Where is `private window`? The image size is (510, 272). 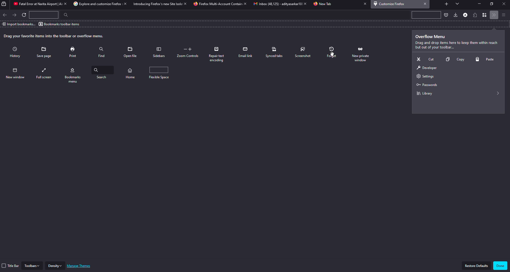 private window is located at coordinates (360, 52).